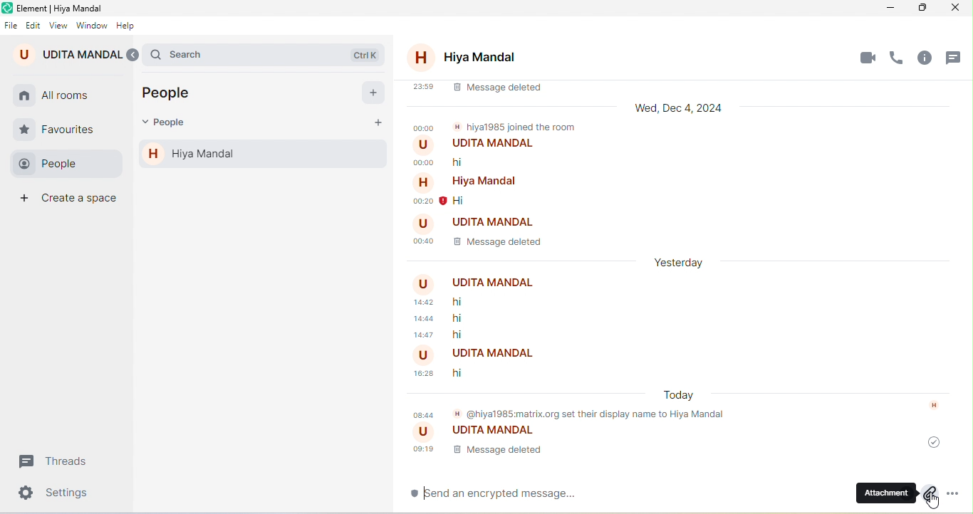 The width and height of the screenshot is (973, 514). What do you see at coordinates (467, 58) in the screenshot?
I see `hiya mandal` at bounding box center [467, 58].